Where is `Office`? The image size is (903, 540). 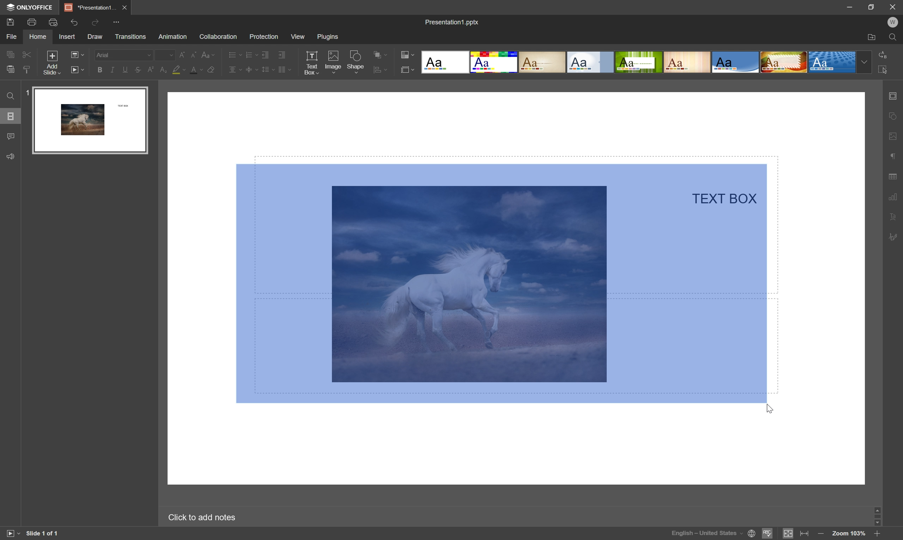 Office is located at coordinates (736, 63).